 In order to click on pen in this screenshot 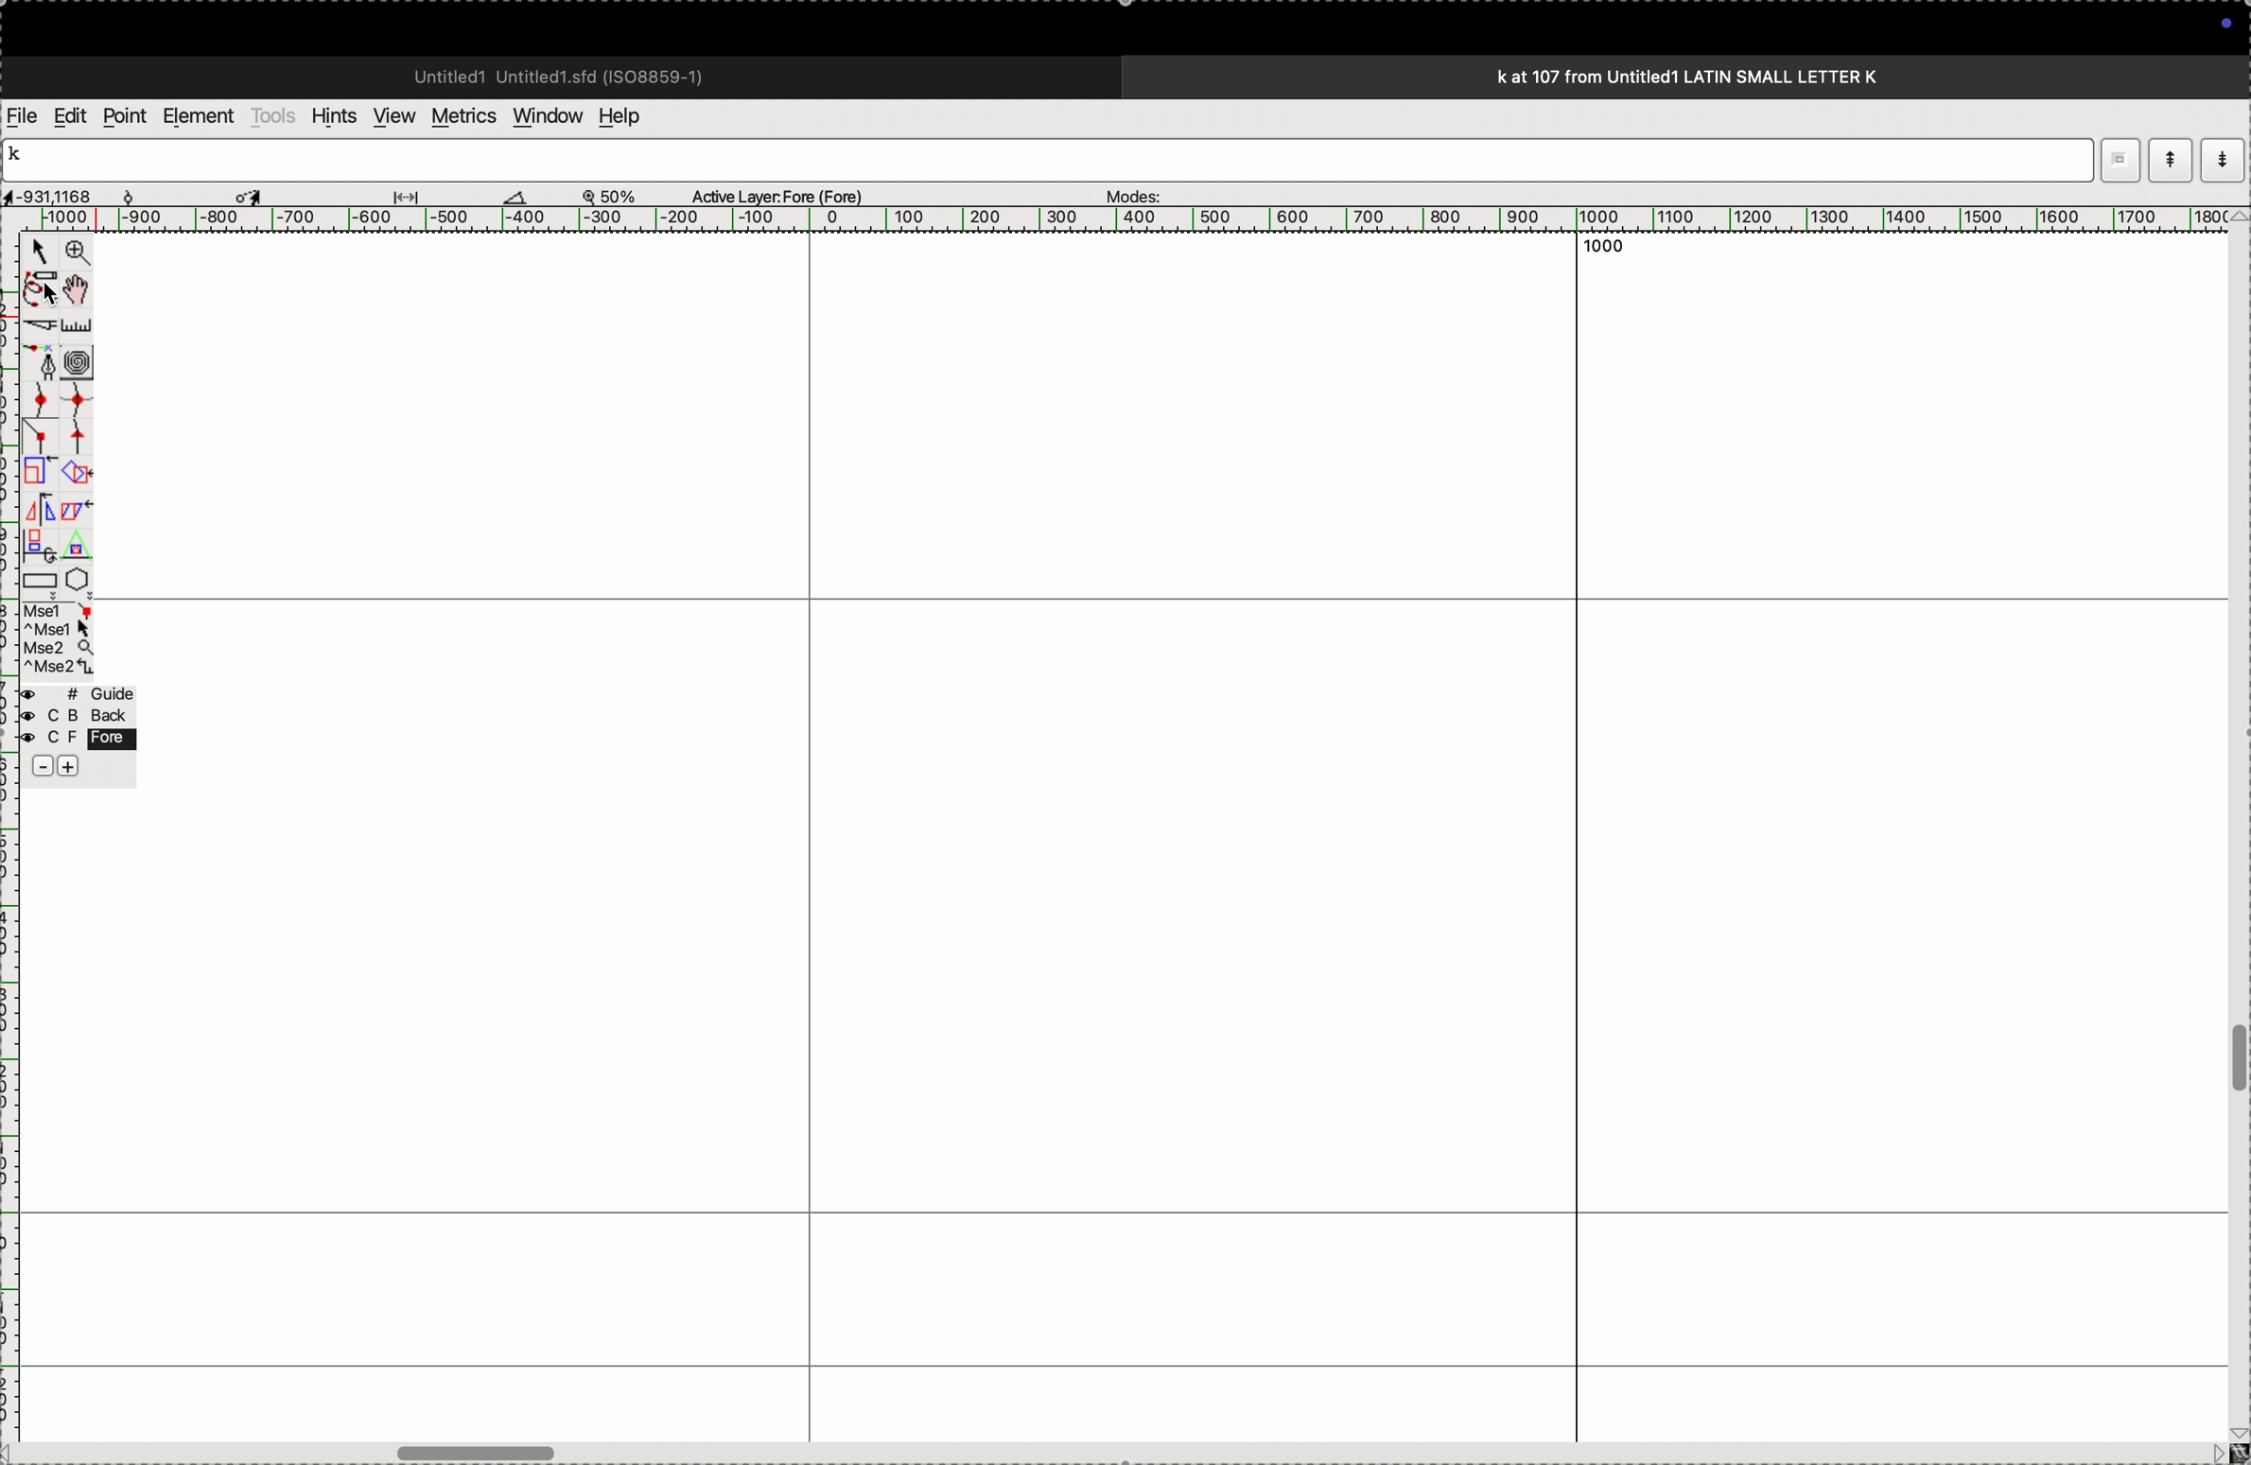, I will do `click(44, 287)`.